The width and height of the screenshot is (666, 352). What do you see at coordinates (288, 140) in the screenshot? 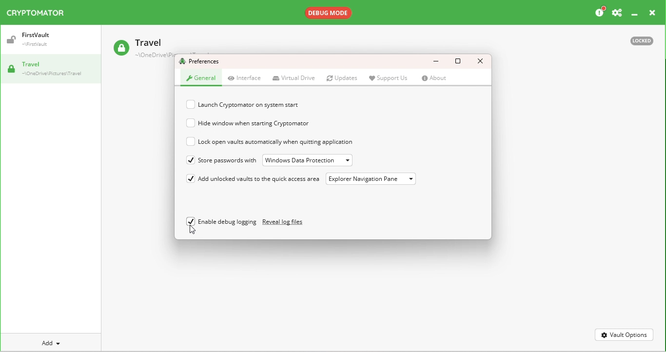
I see `Lock open vaults automatically when quitting application` at bounding box center [288, 140].